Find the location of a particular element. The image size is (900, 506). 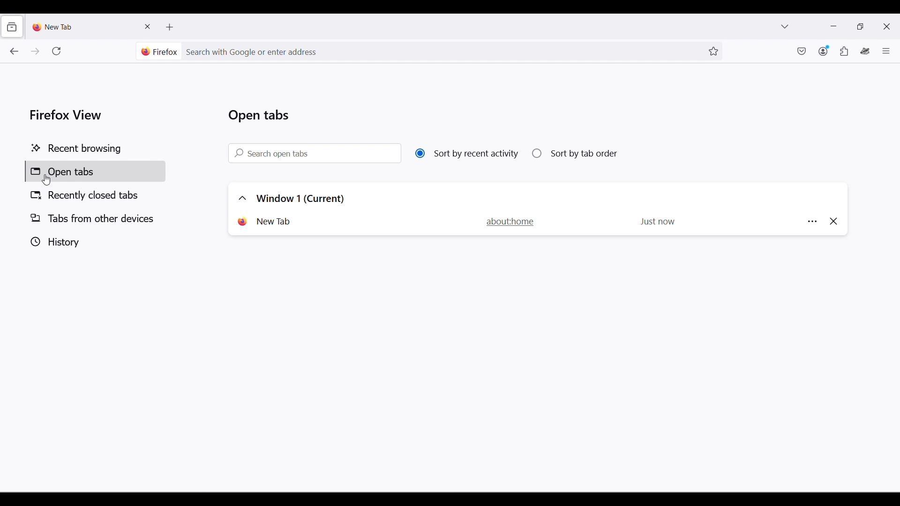

Minimize is located at coordinates (833, 26).